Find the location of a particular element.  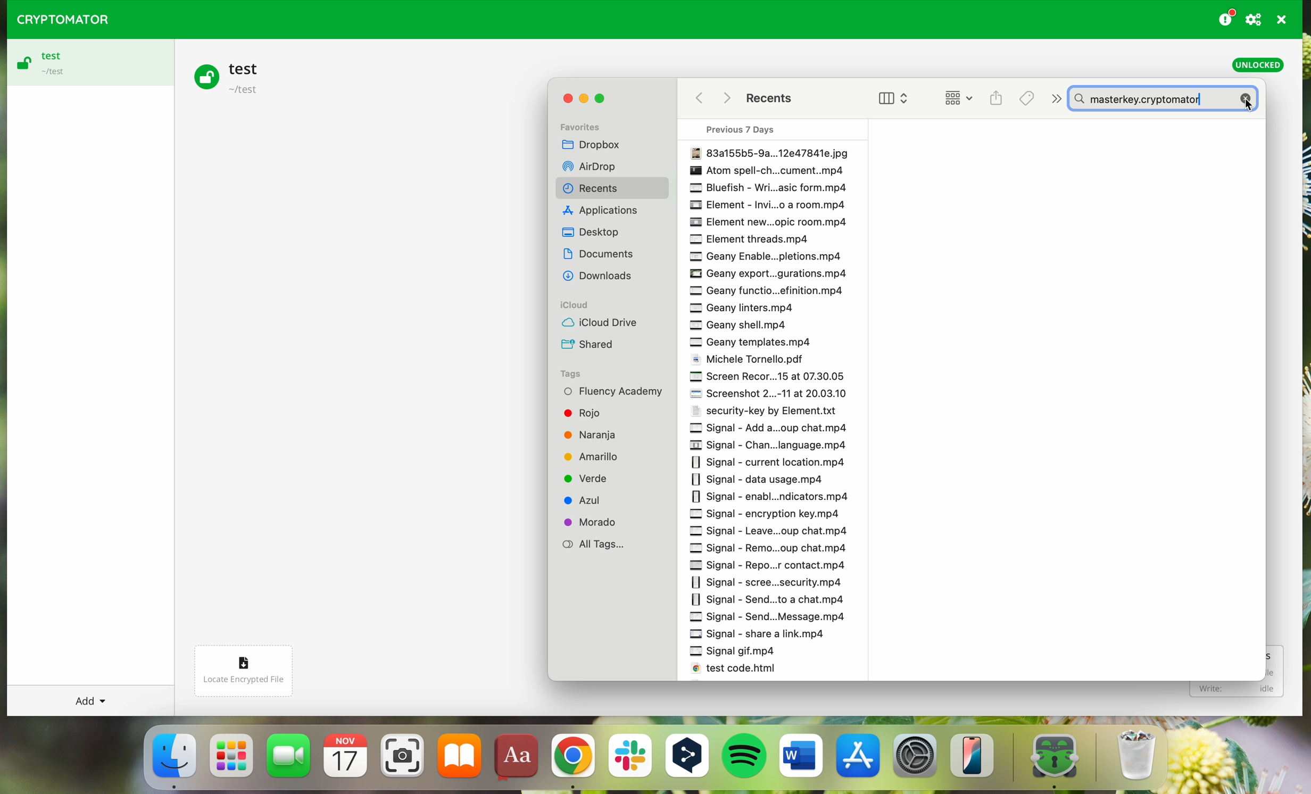

Dropbox is located at coordinates (599, 144).